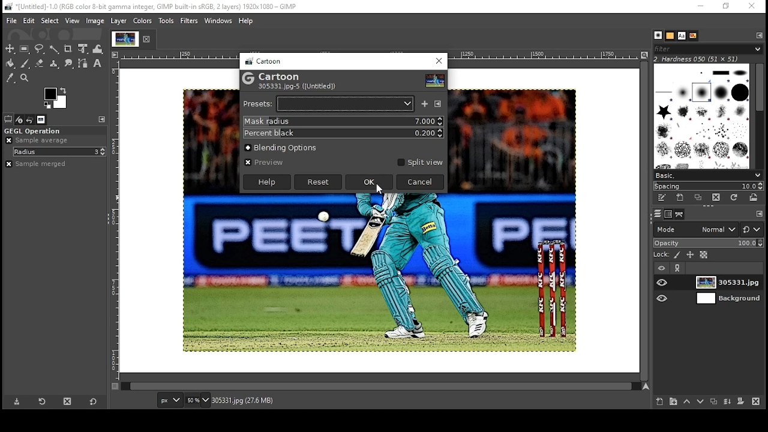 Image resolution: width=768 pixels, height=432 pixels. What do you see at coordinates (438, 104) in the screenshot?
I see `configure this tab` at bounding box center [438, 104].